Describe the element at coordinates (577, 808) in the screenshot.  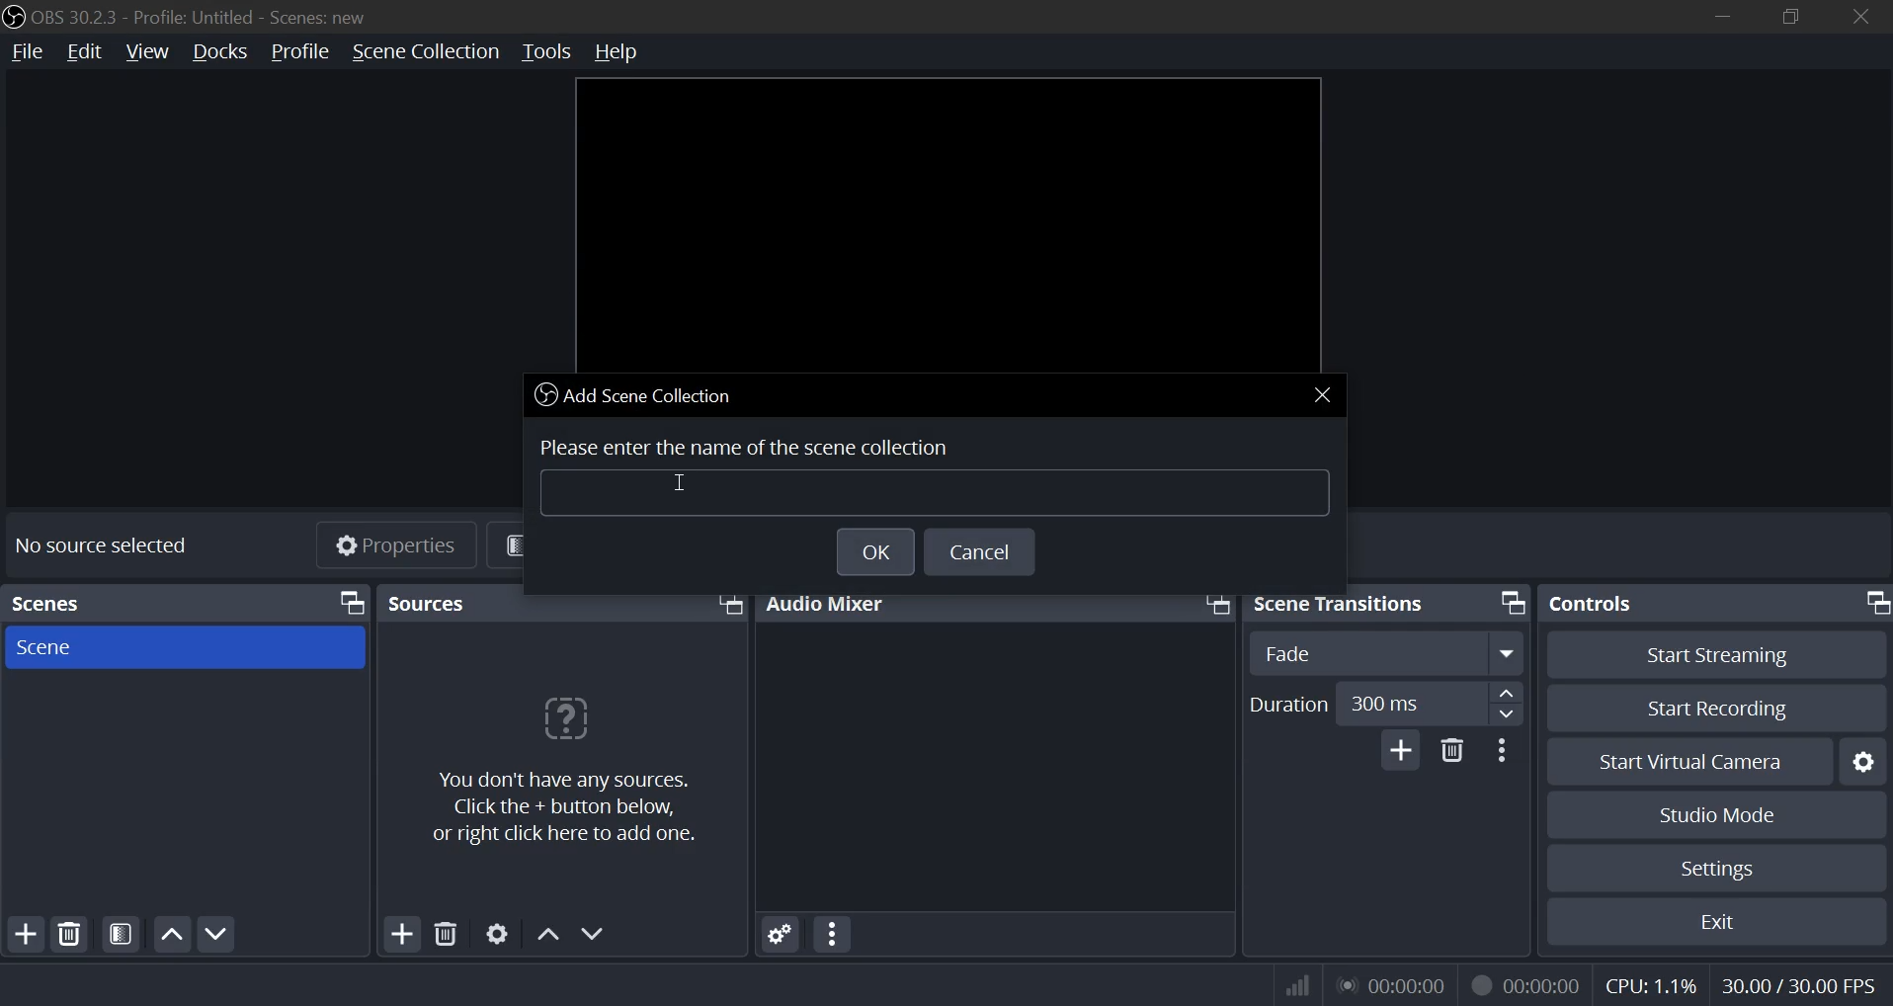
I see `You don't have any sources.
Click the + button below,
or right click here to add one.` at that location.